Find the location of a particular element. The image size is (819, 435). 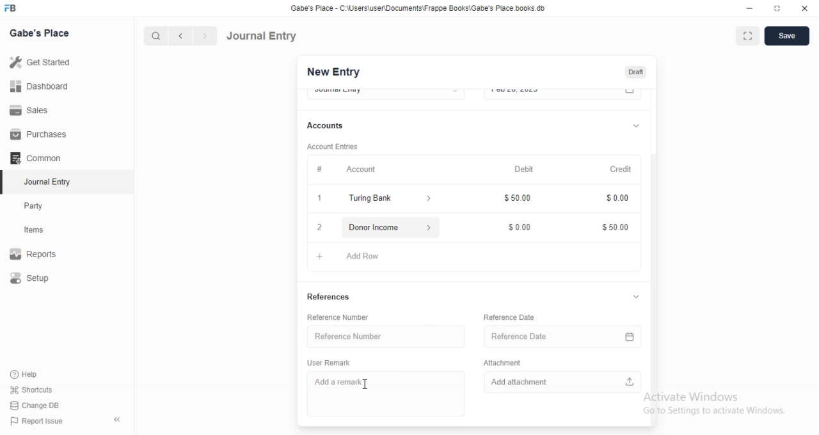

Feb 28, 2025 is located at coordinates (550, 93).